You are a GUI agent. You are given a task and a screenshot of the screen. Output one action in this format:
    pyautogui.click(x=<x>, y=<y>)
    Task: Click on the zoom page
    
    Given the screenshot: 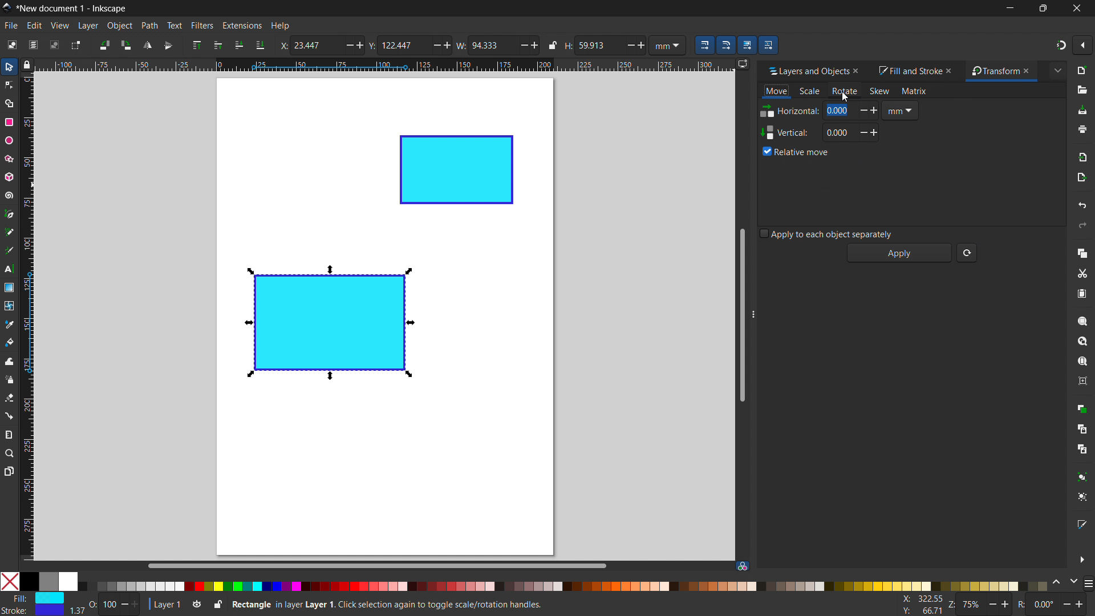 What is the action you would take?
    pyautogui.click(x=1082, y=362)
    